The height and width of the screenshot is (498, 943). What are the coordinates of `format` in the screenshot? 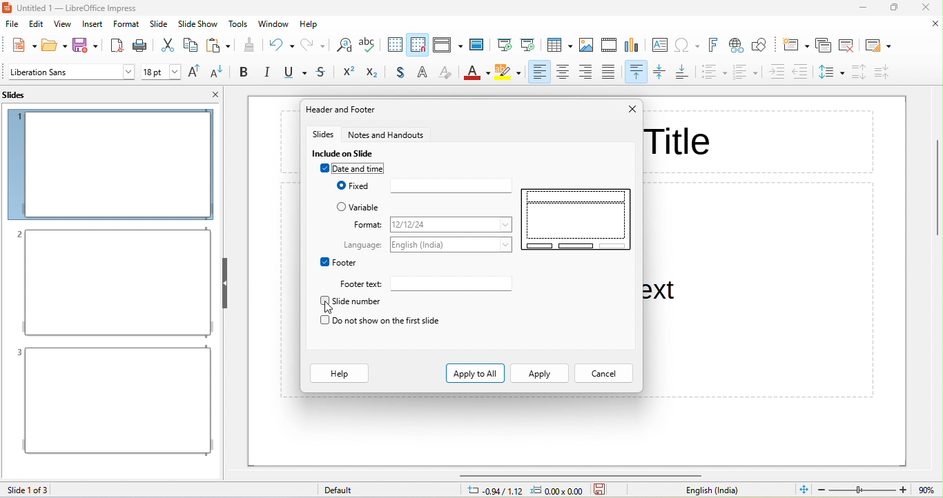 It's located at (126, 23).